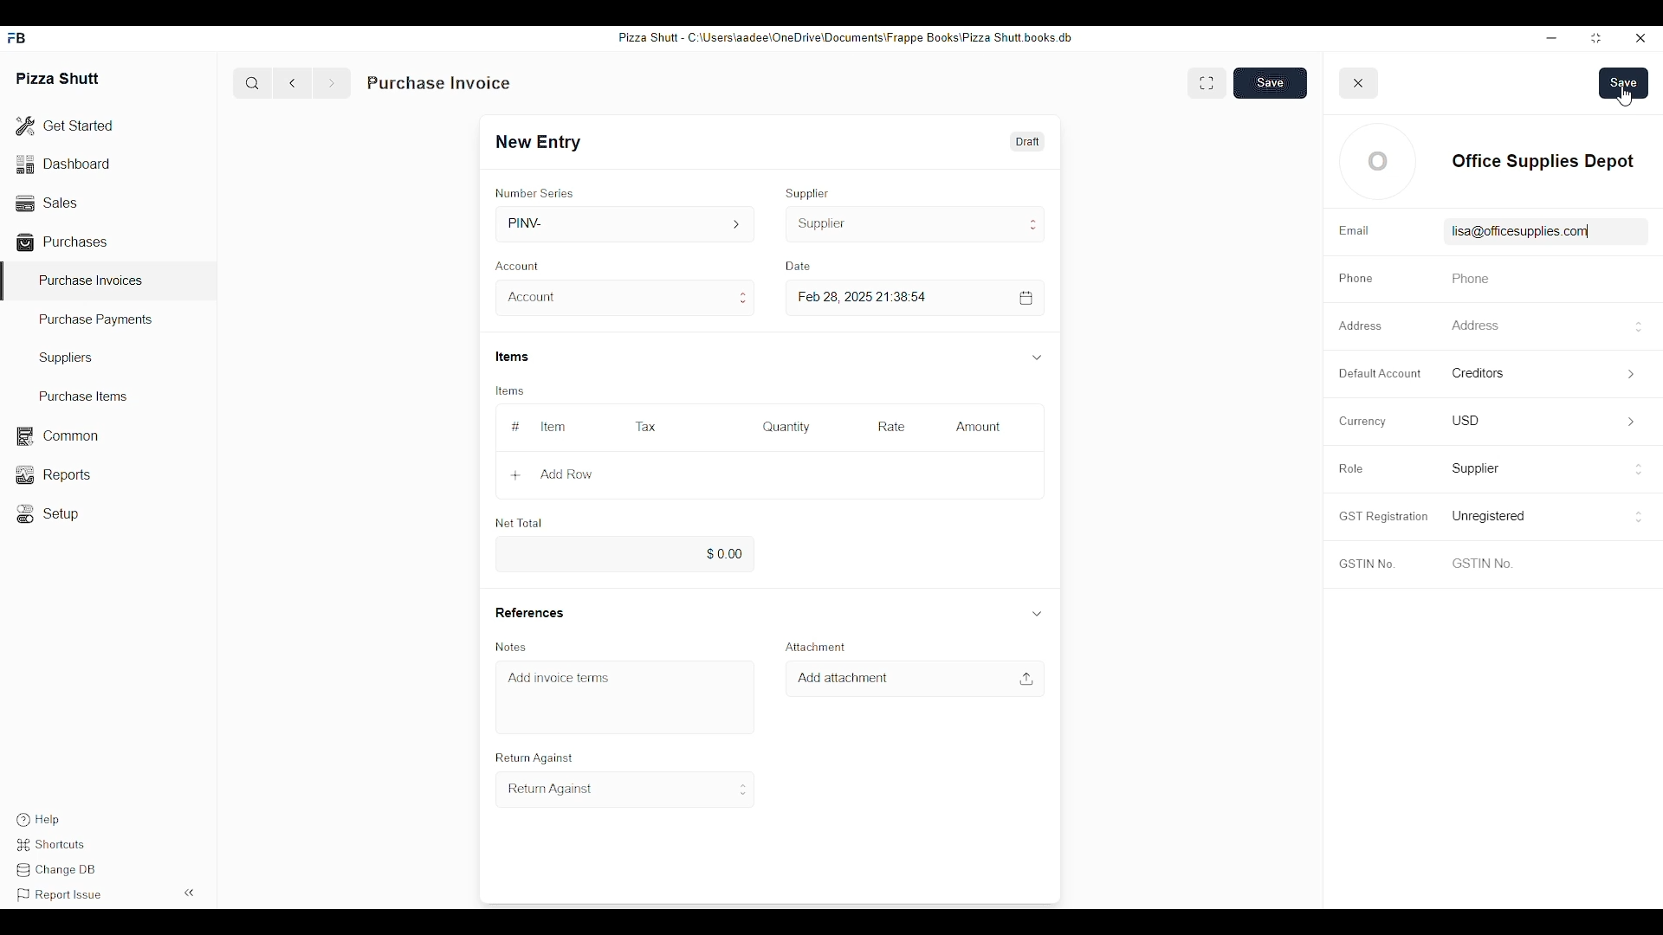 Image resolution: width=1663 pixels, height=935 pixels. What do you see at coordinates (812, 647) in the screenshot?
I see `Attachment` at bounding box center [812, 647].